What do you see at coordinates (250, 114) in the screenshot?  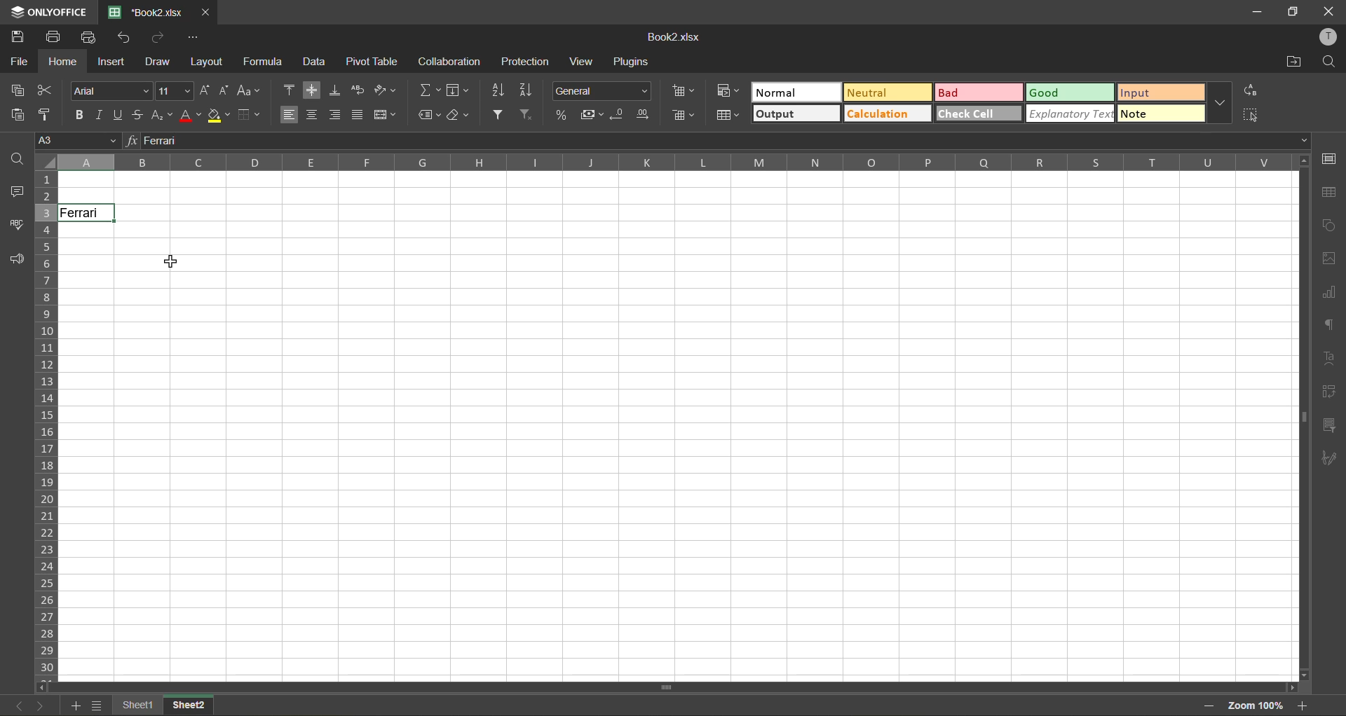 I see `borders` at bounding box center [250, 114].